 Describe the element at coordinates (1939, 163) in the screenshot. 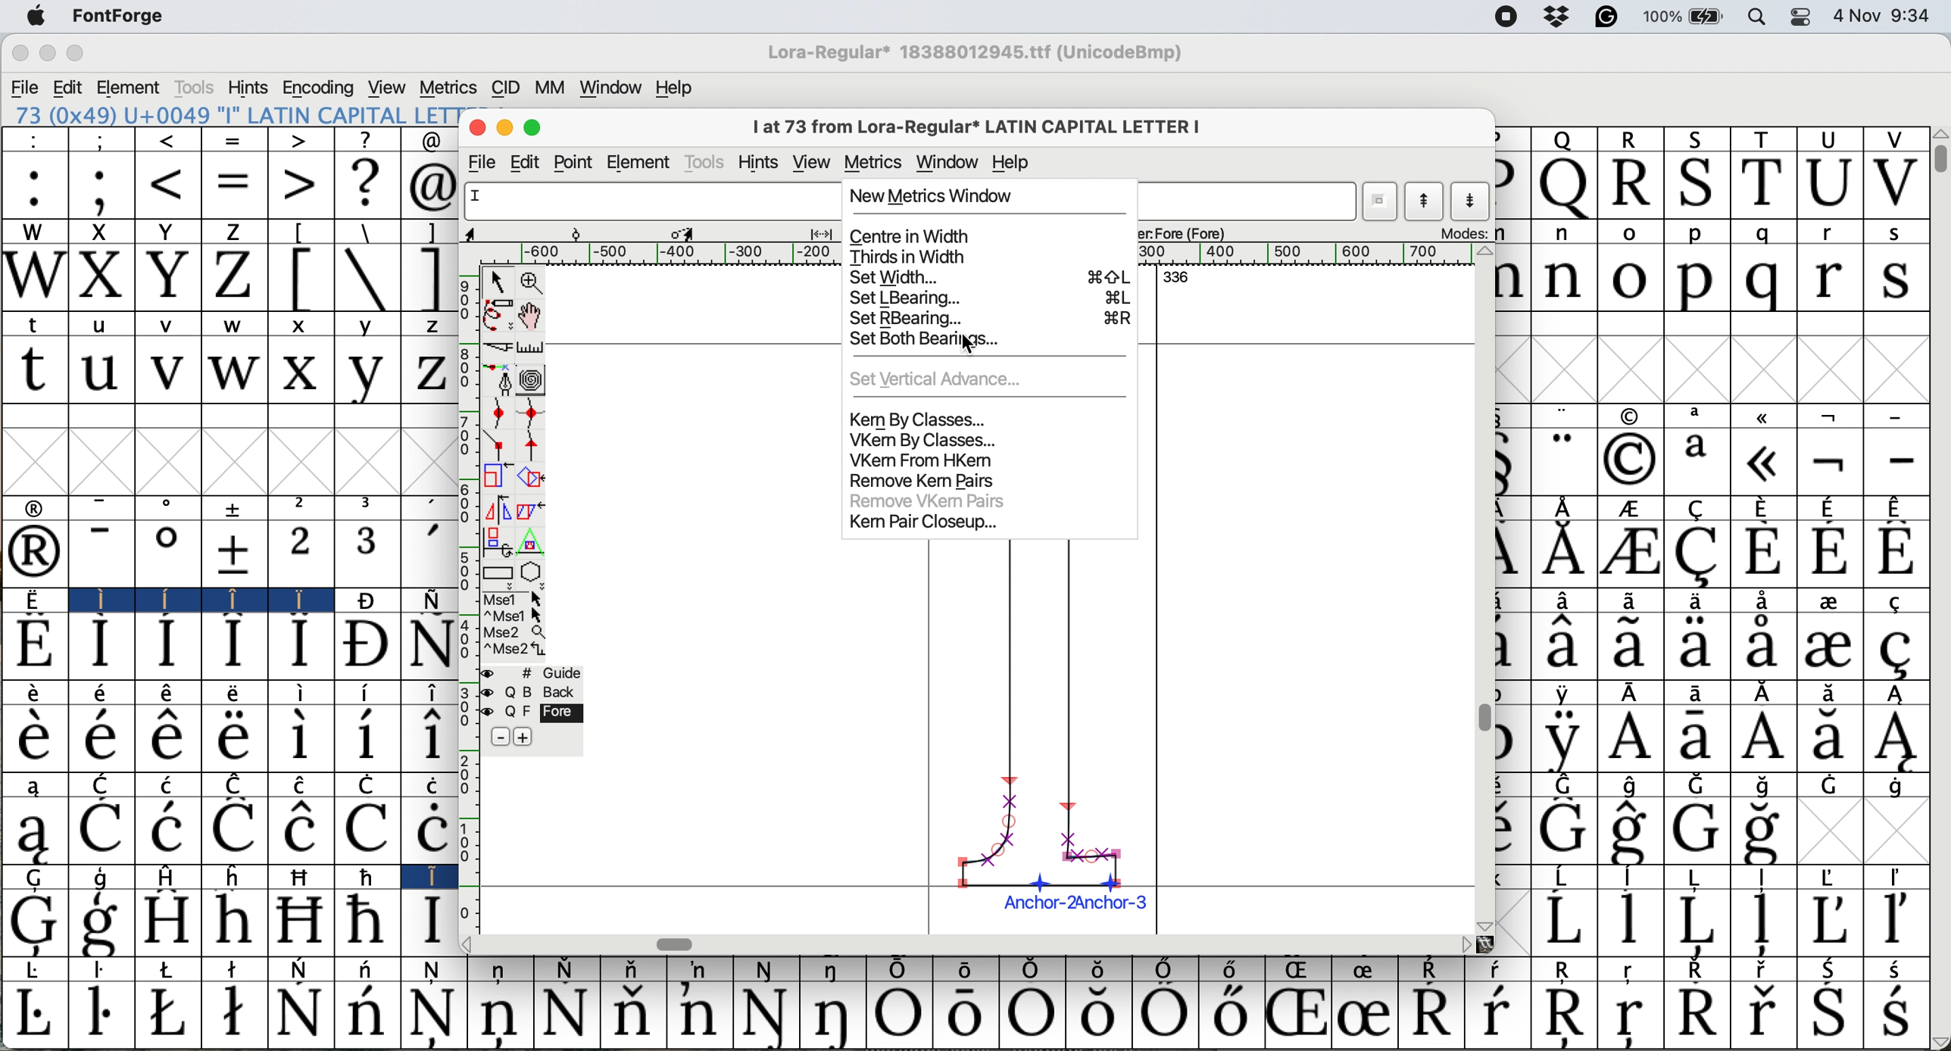

I see `vertical scroll bar` at that location.